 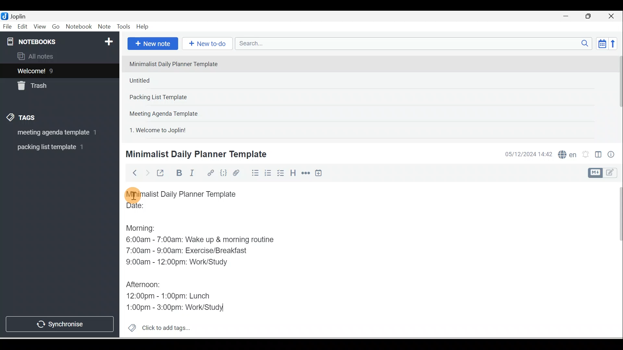 What do you see at coordinates (104, 27) in the screenshot?
I see `Note` at bounding box center [104, 27].